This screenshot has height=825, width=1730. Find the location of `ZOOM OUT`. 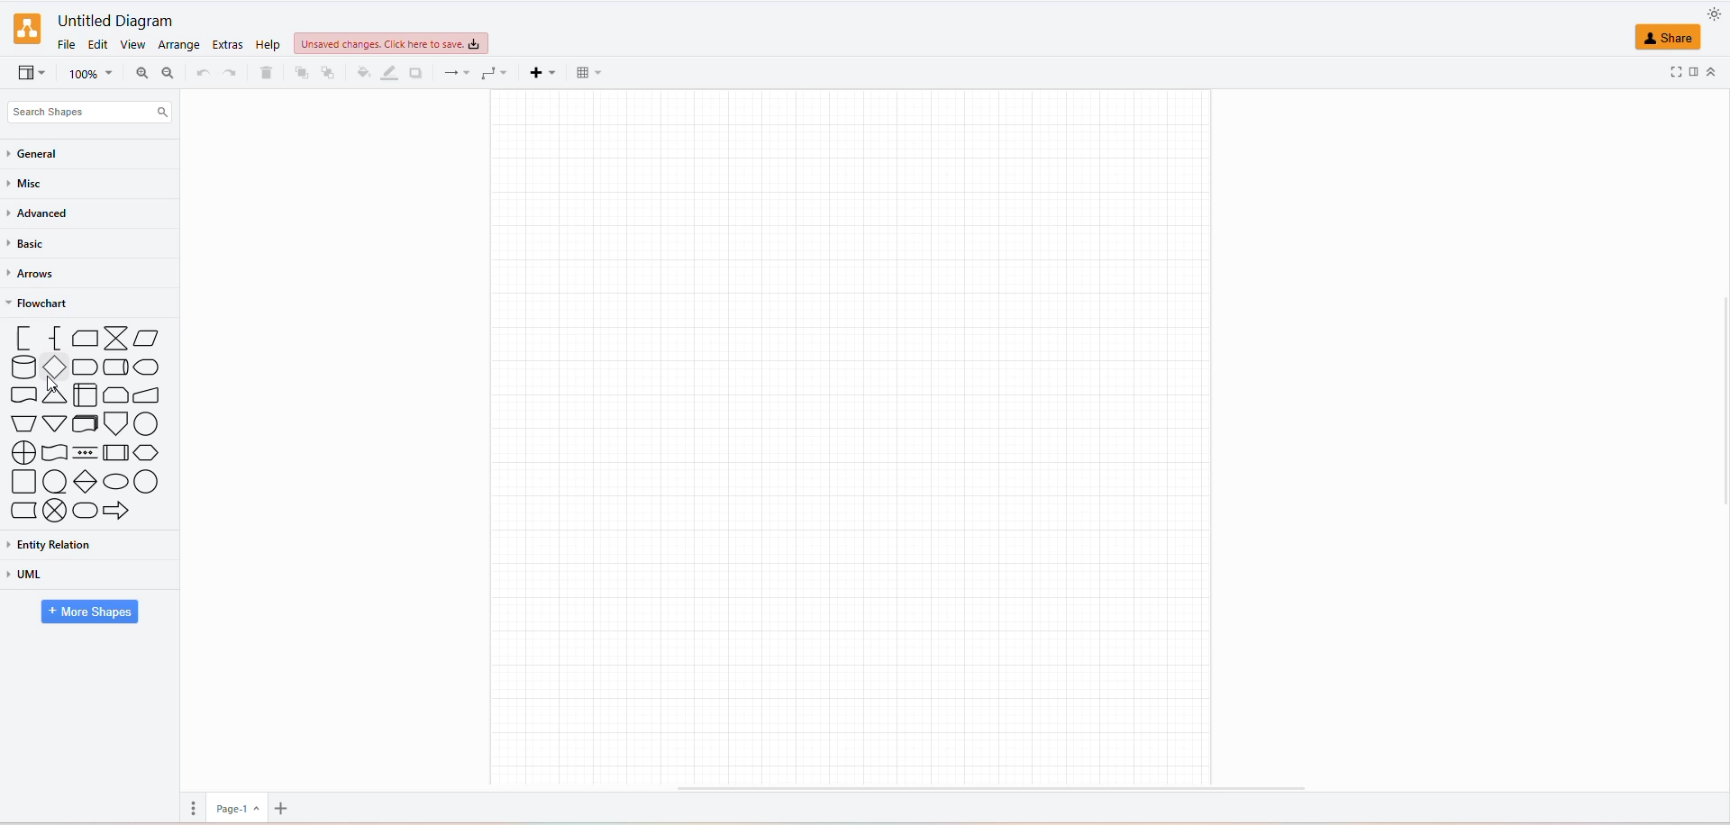

ZOOM OUT is located at coordinates (166, 72).